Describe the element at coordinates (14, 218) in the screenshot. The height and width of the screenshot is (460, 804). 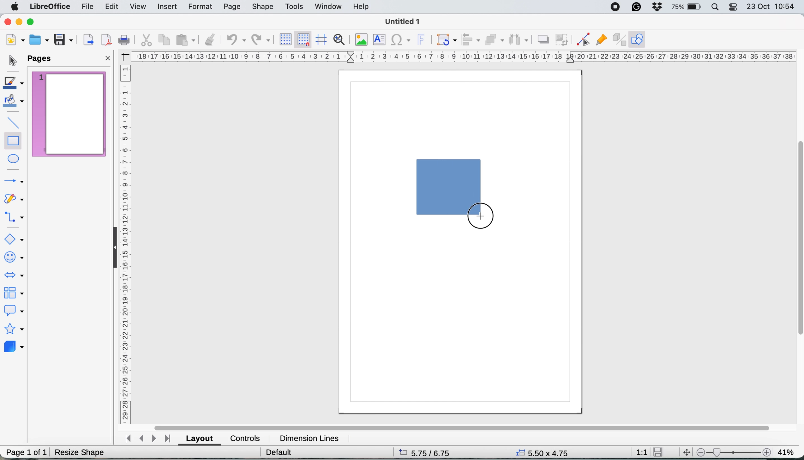
I see `connectors` at that location.